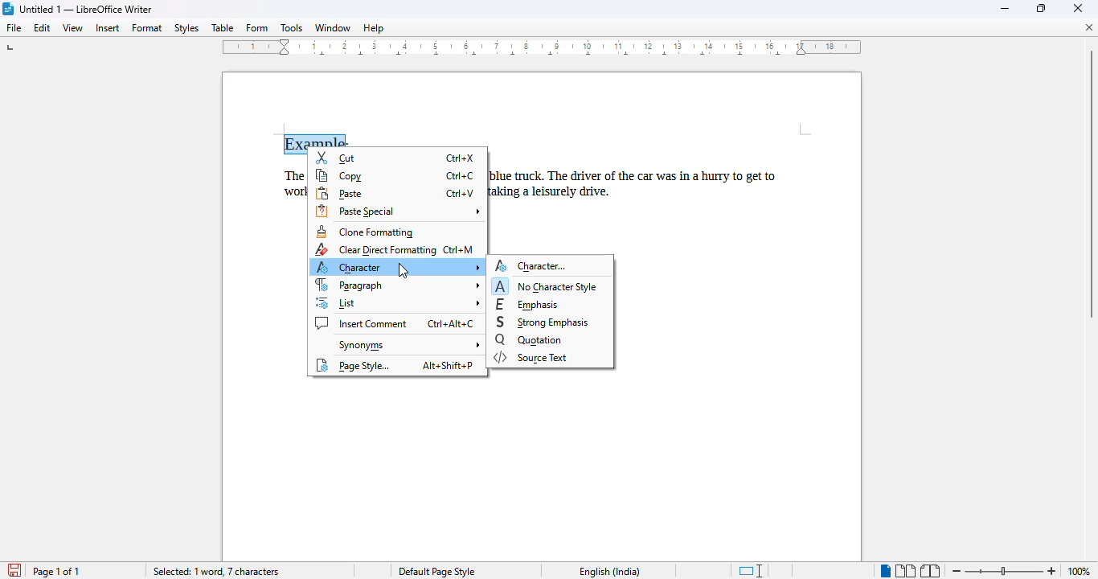 This screenshot has height=579, width=1098. I want to click on form, so click(257, 28).